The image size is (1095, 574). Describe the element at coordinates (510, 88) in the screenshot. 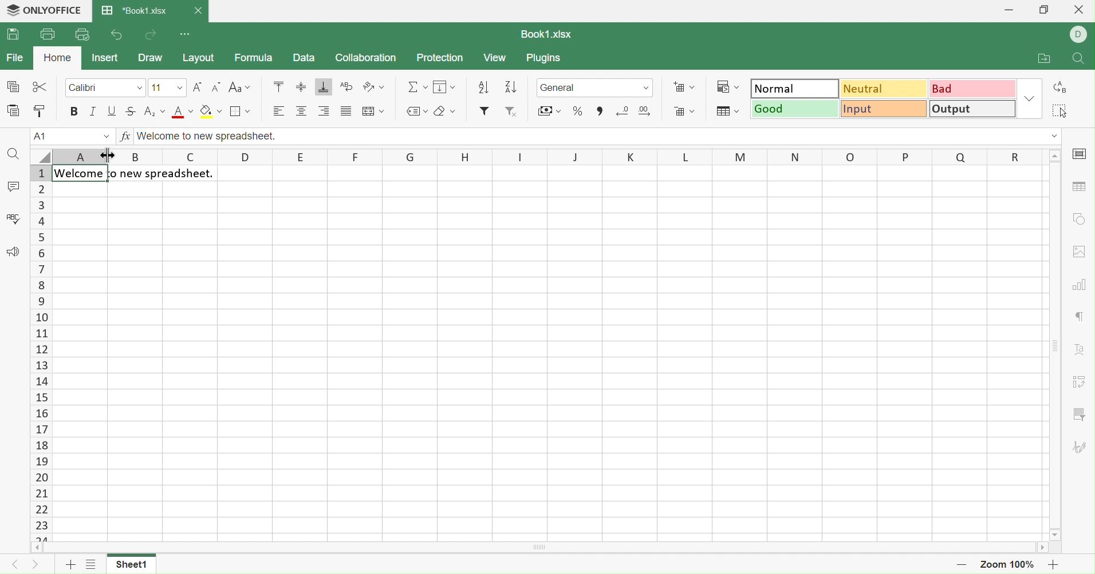

I see `Descending order` at that location.